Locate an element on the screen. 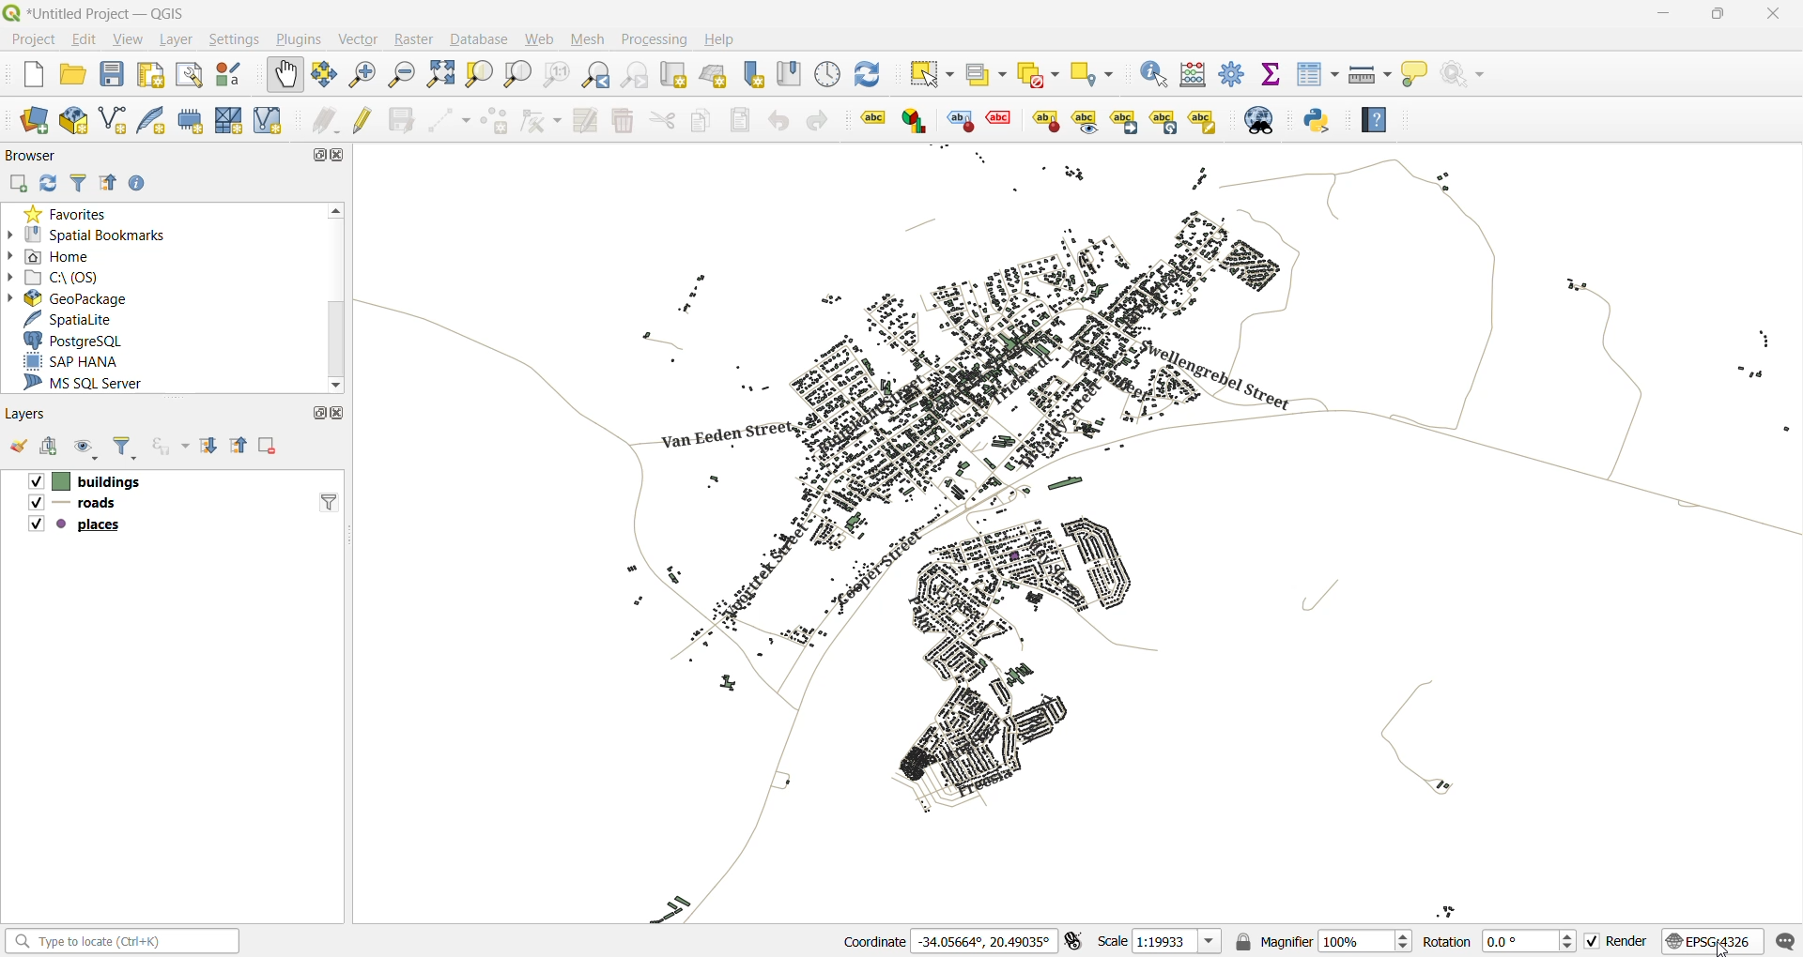 The image size is (1803, 957). places is located at coordinates (77, 525).